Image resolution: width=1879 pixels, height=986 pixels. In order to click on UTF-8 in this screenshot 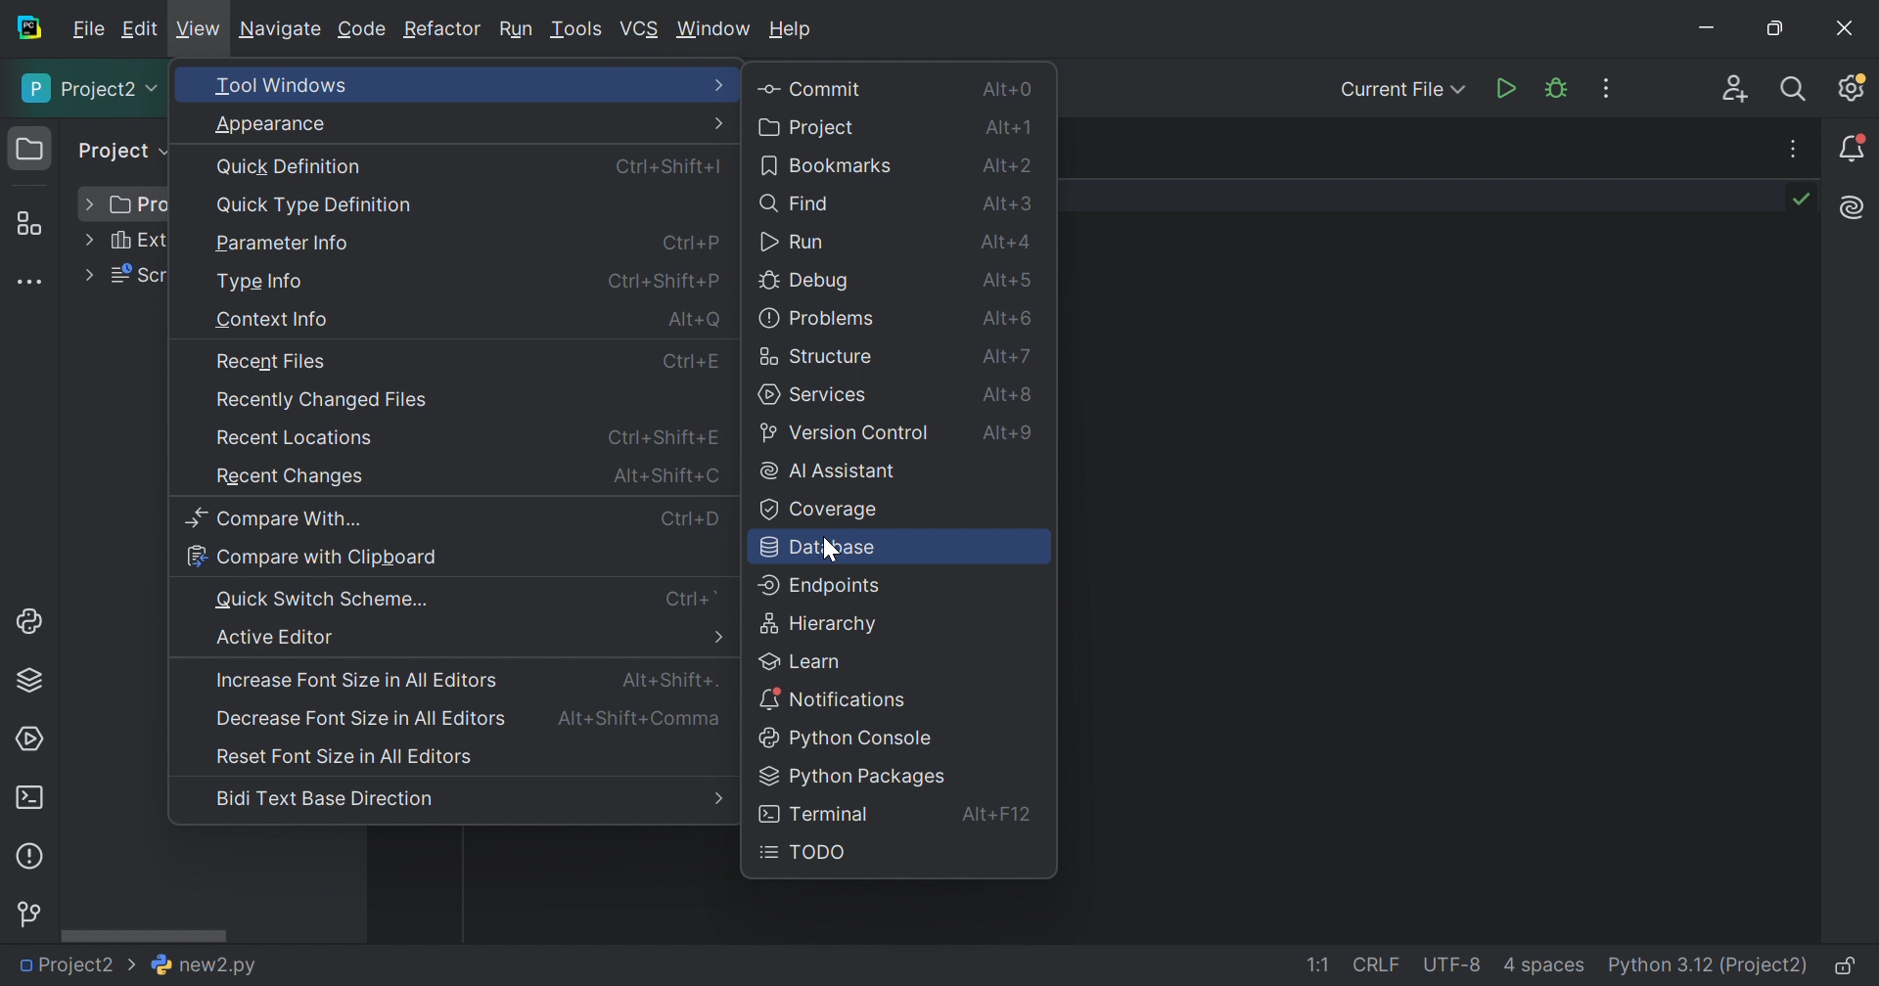, I will do `click(1453, 964)`.